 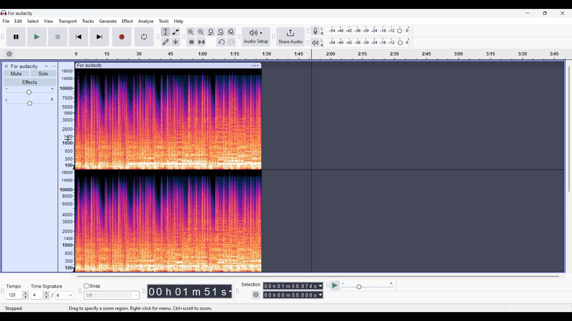 I want to click on Undo, so click(x=221, y=42).